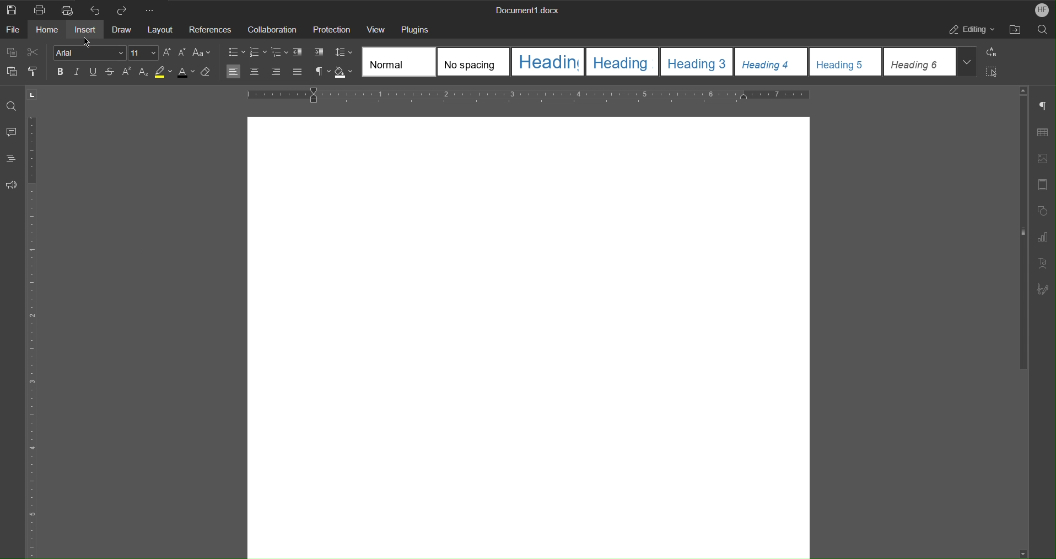  What do you see at coordinates (181, 53) in the screenshot?
I see `Decrease size` at bounding box center [181, 53].